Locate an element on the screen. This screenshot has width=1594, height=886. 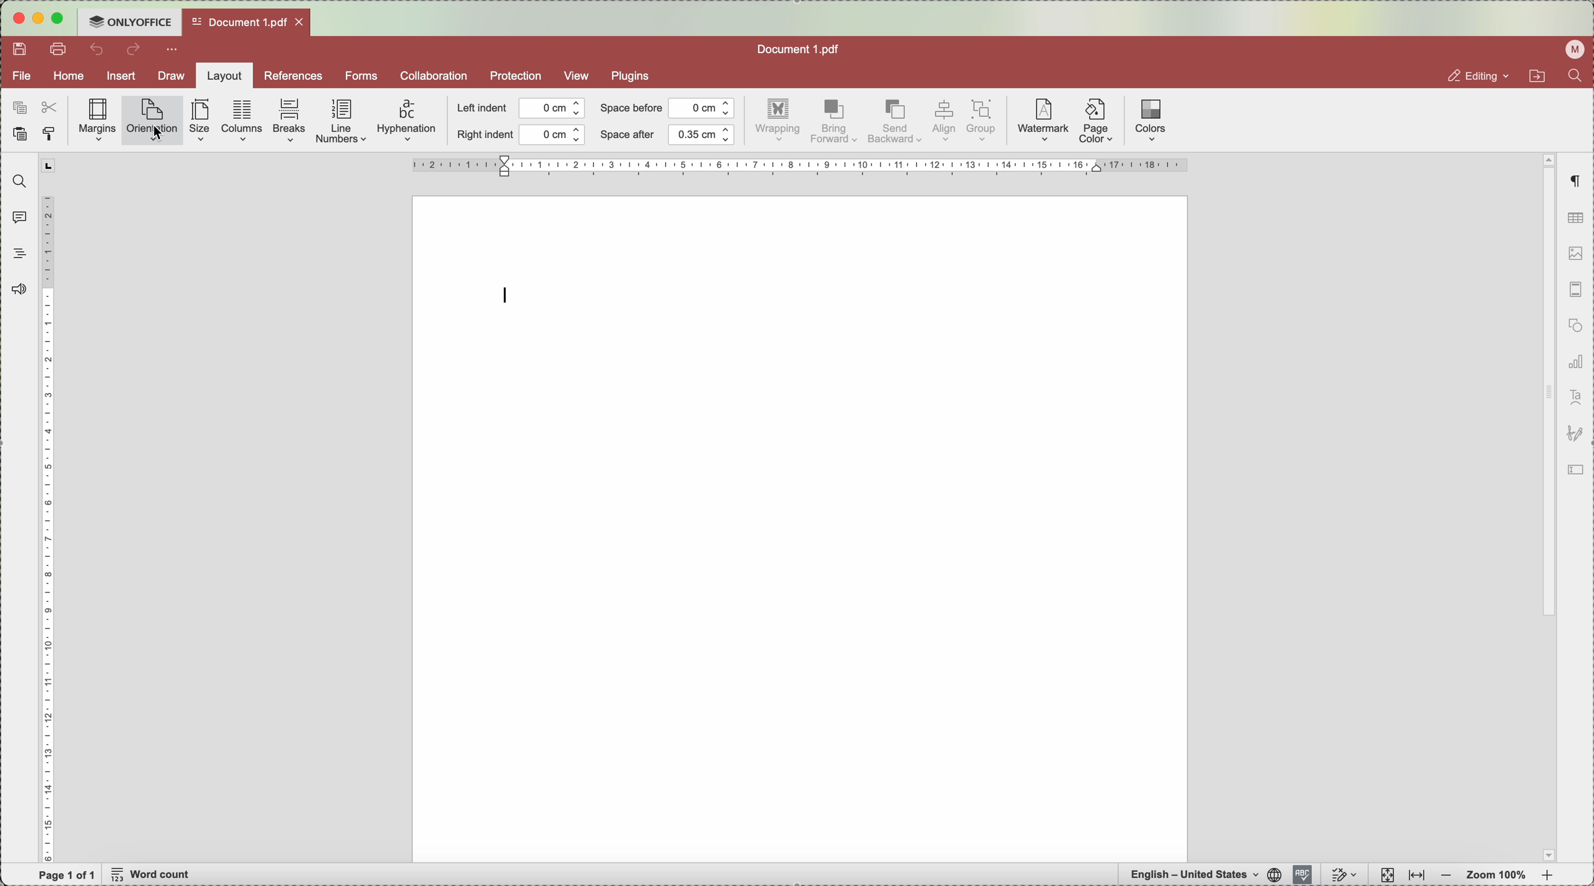
save is located at coordinates (22, 49).